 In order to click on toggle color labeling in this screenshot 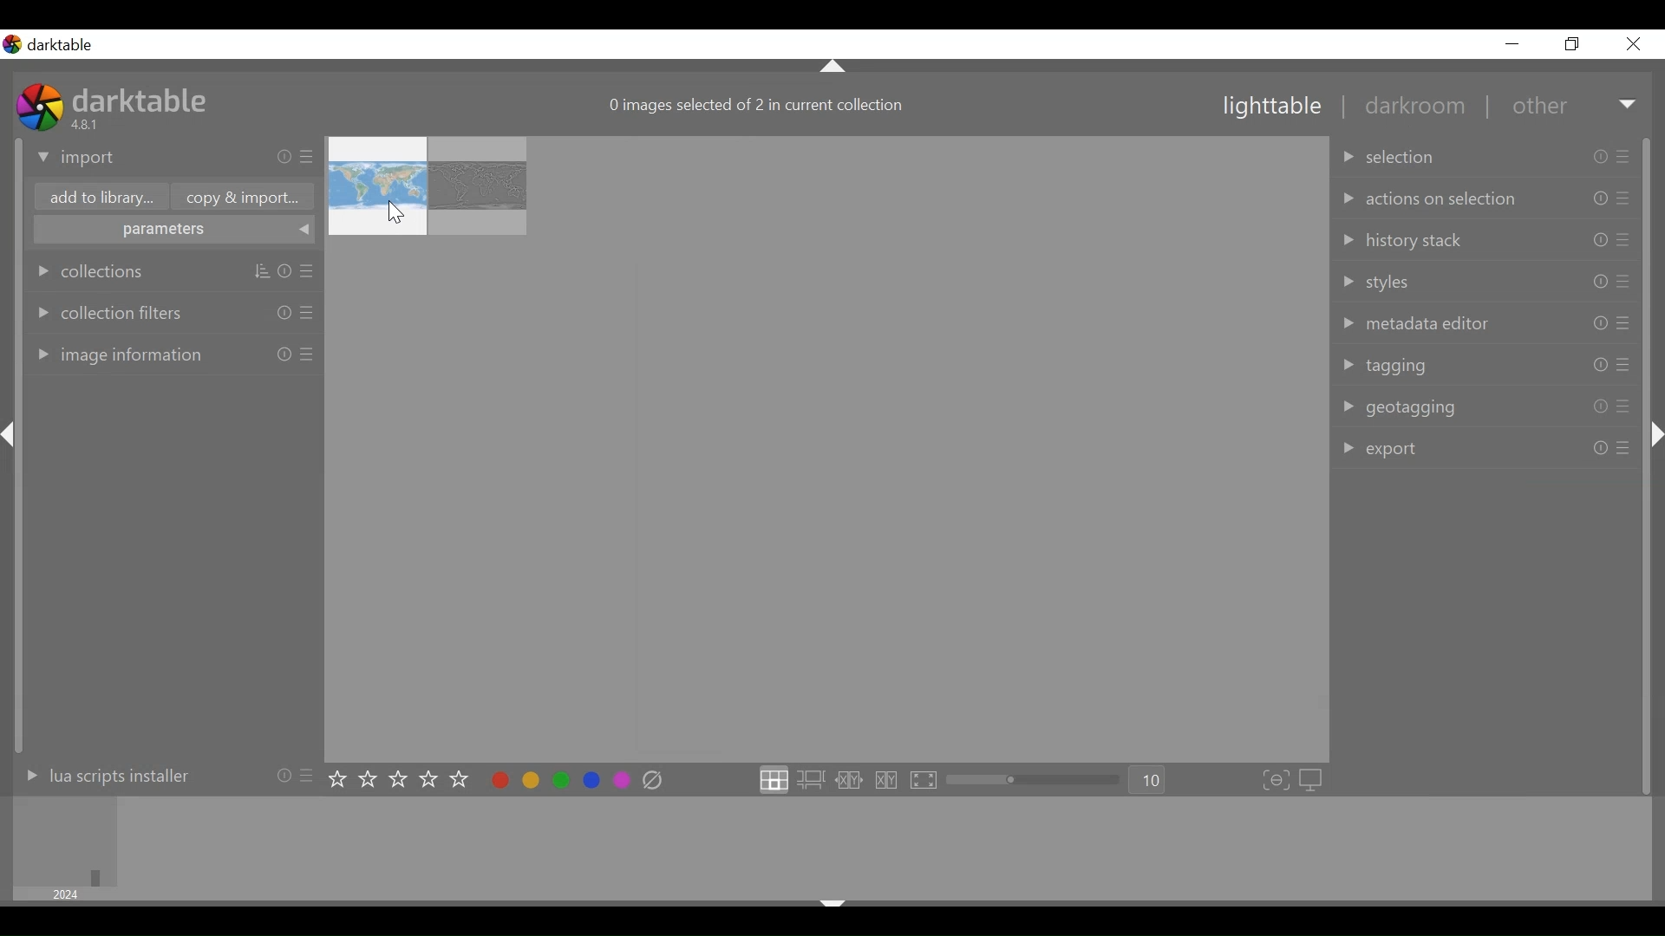, I will do `click(559, 779)`.